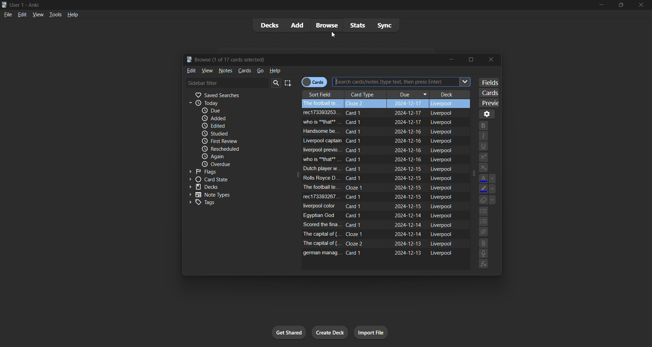 This screenshot has height=347, width=652. Describe the element at coordinates (22, 15) in the screenshot. I see `edit` at that location.